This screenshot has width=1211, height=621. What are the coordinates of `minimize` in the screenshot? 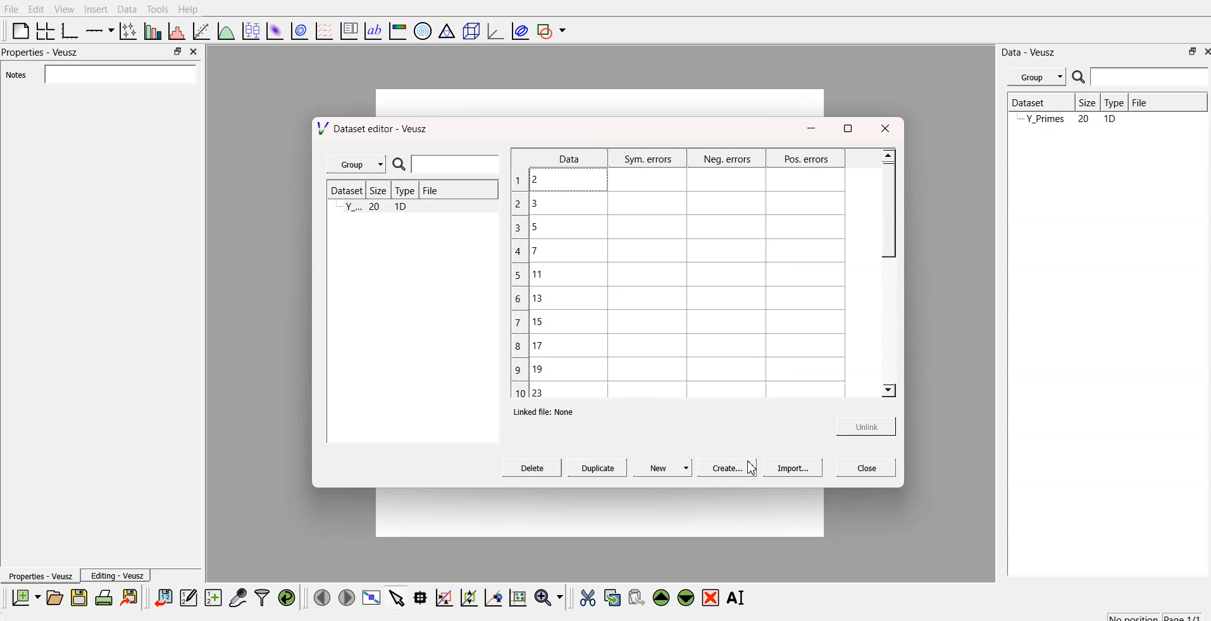 It's located at (809, 128).